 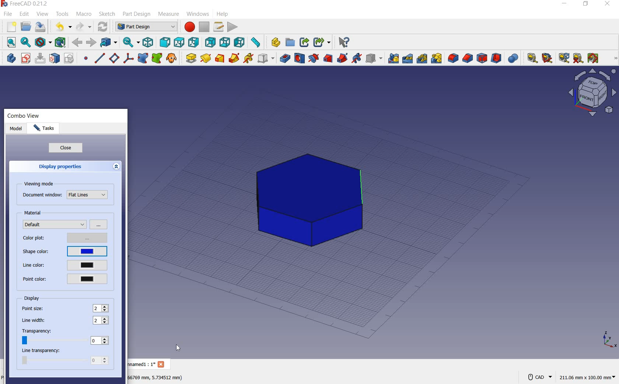 I want to click on edit sketch, so click(x=41, y=58).